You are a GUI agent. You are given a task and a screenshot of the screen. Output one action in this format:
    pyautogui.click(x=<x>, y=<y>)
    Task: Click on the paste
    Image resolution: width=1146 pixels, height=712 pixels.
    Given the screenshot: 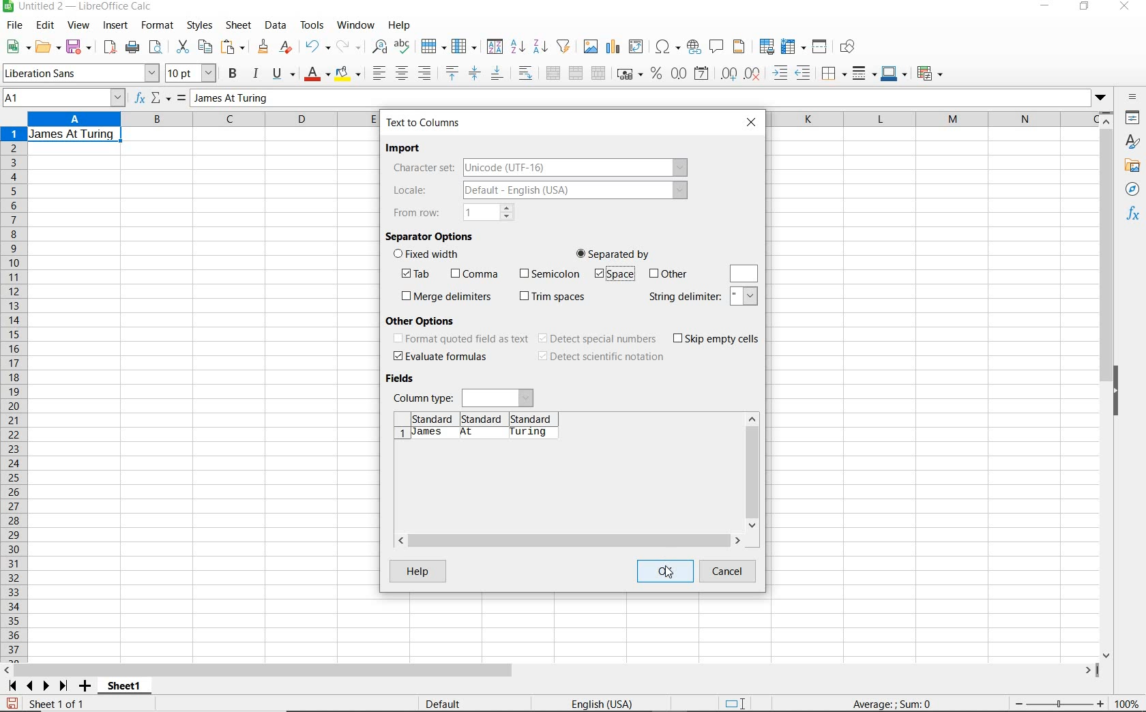 What is the action you would take?
    pyautogui.click(x=233, y=46)
    